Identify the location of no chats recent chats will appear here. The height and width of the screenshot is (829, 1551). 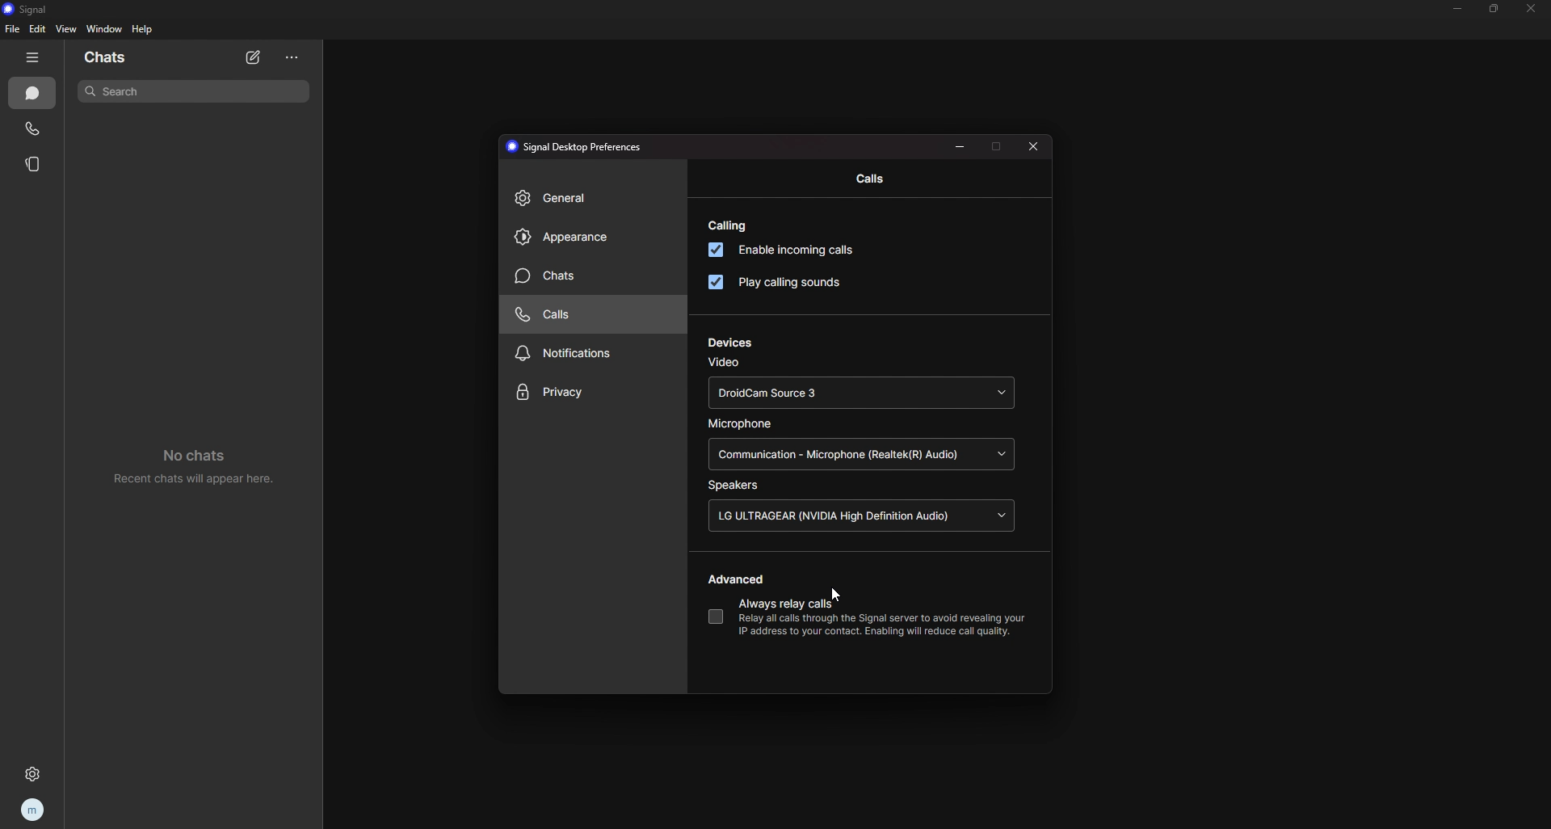
(202, 470).